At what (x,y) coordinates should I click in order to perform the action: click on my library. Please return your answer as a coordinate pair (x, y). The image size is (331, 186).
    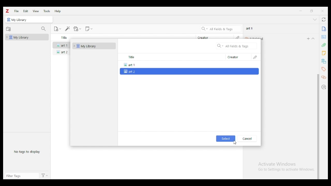
    Looking at the image, I should click on (21, 20).